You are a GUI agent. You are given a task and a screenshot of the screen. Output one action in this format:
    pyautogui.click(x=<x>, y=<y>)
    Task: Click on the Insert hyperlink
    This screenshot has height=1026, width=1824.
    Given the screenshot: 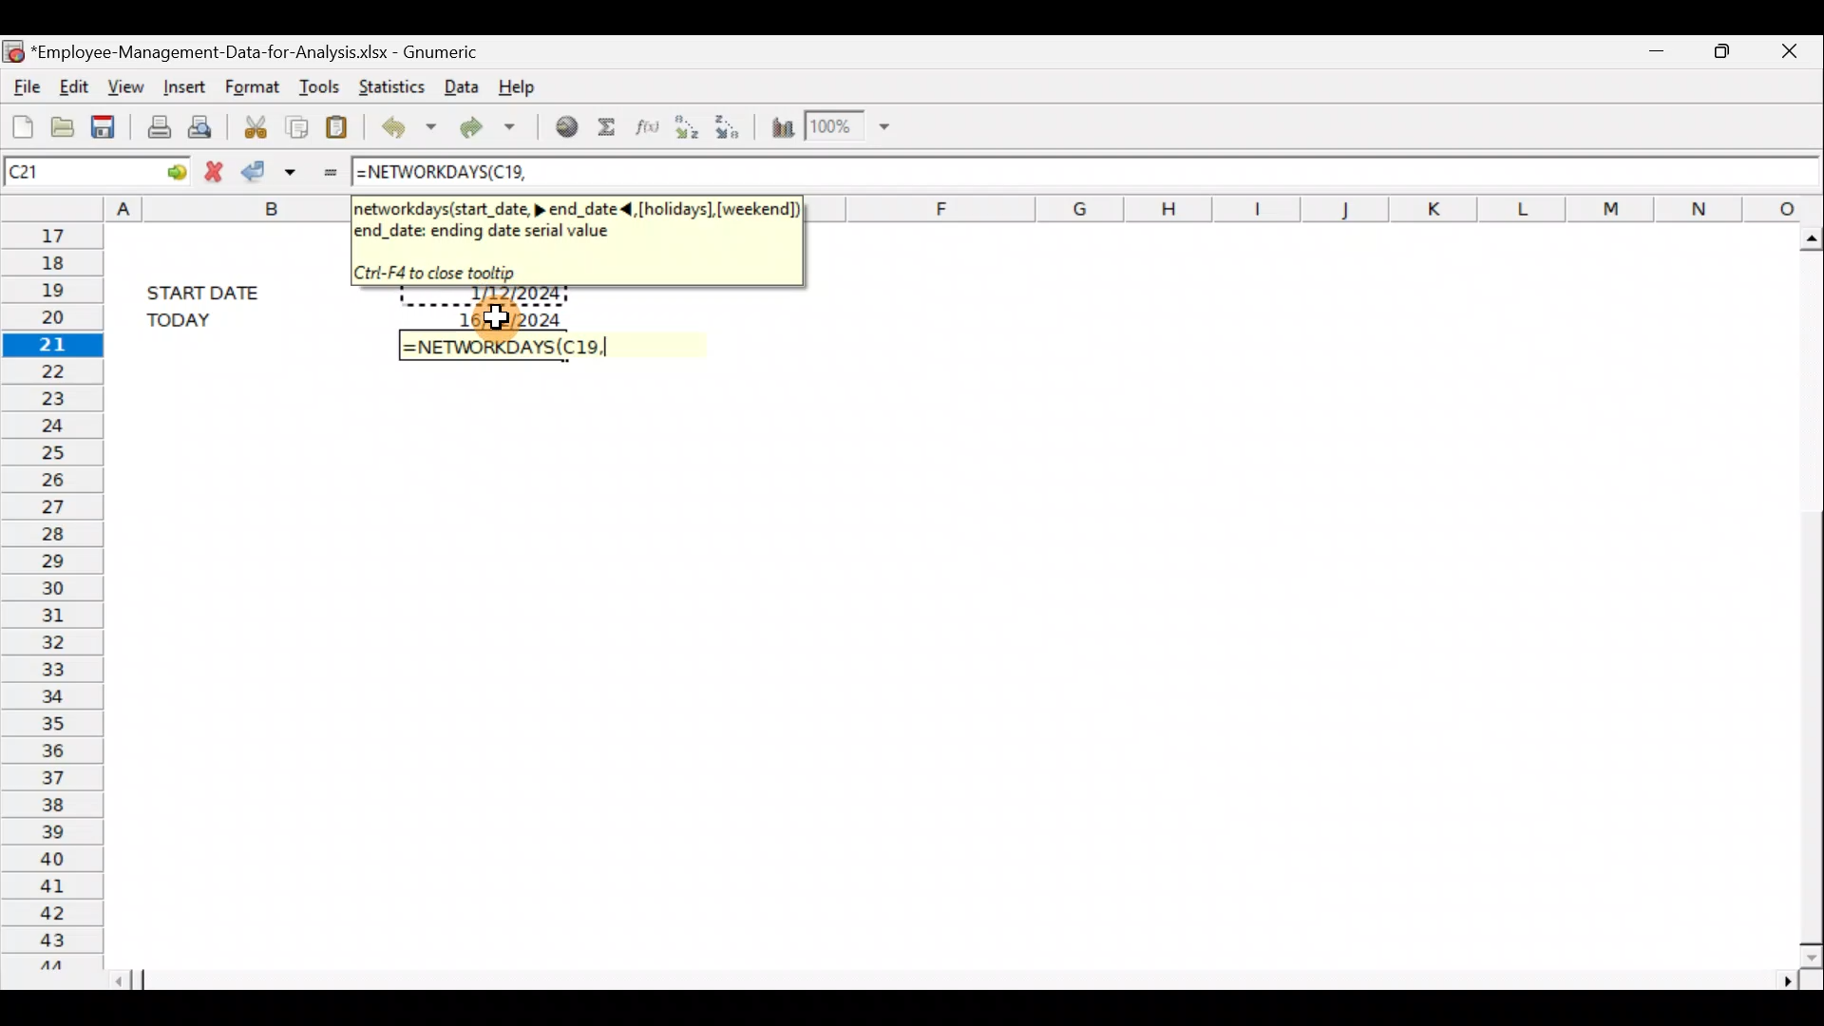 What is the action you would take?
    pyautogui.click(x=560, y=128)
    